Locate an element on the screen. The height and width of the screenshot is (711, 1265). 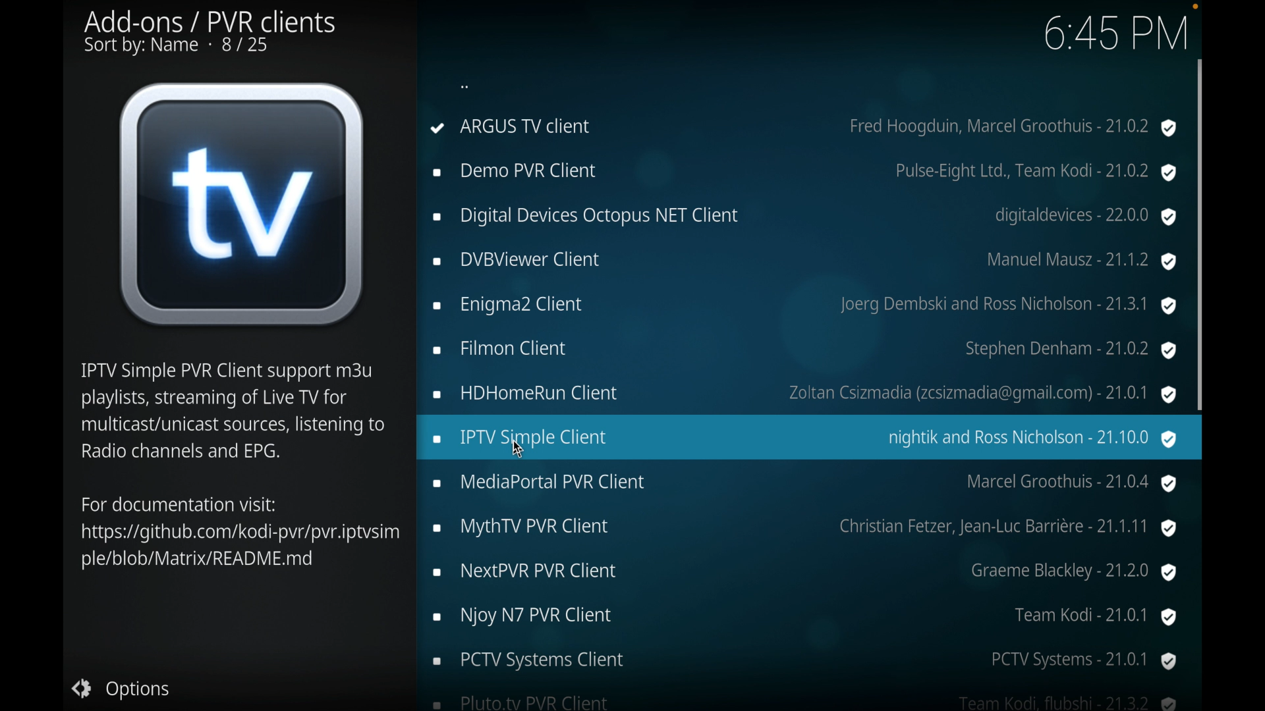
add-ons/ pvr clients is located at coordinates (212, 33).